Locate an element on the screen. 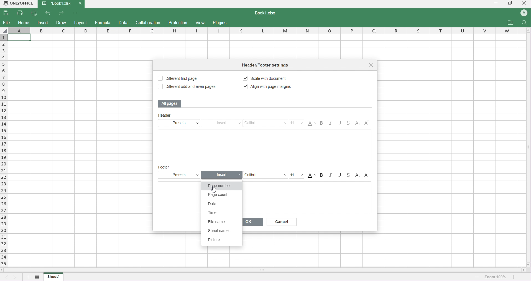  current cell is located at coordinates (19, 37).